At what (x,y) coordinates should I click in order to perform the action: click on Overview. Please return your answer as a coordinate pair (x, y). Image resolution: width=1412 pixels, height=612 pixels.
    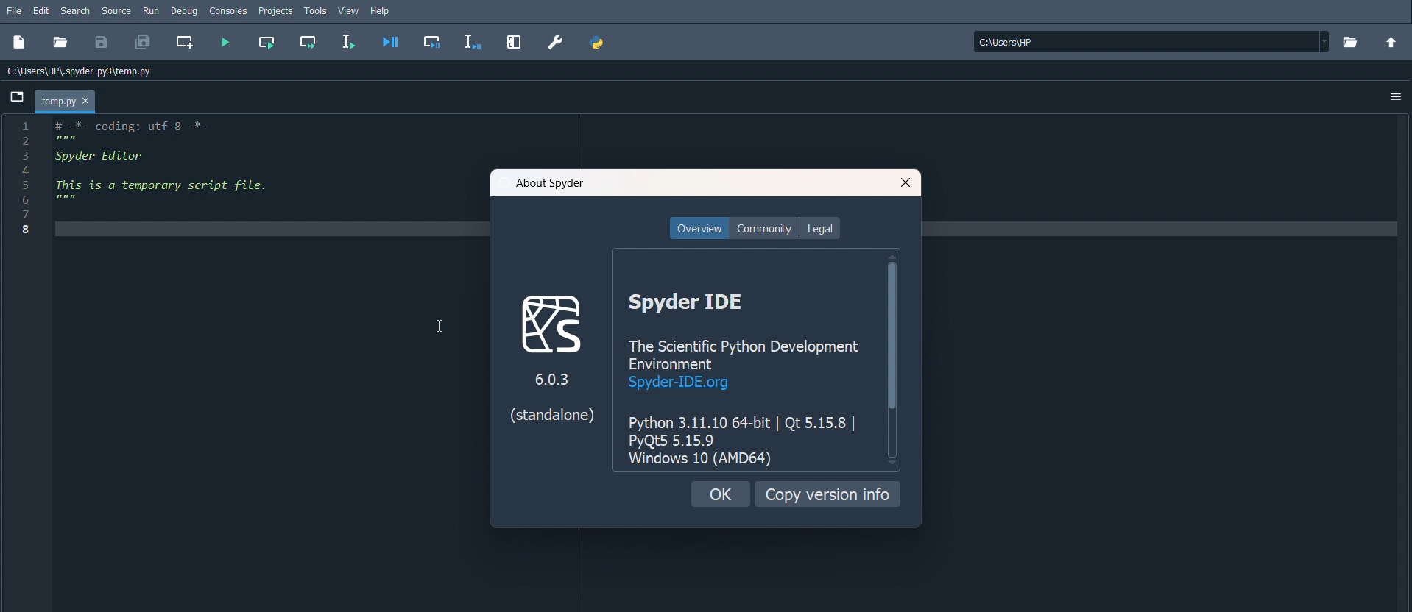
    Looking at the image, I should click on (699, 227).